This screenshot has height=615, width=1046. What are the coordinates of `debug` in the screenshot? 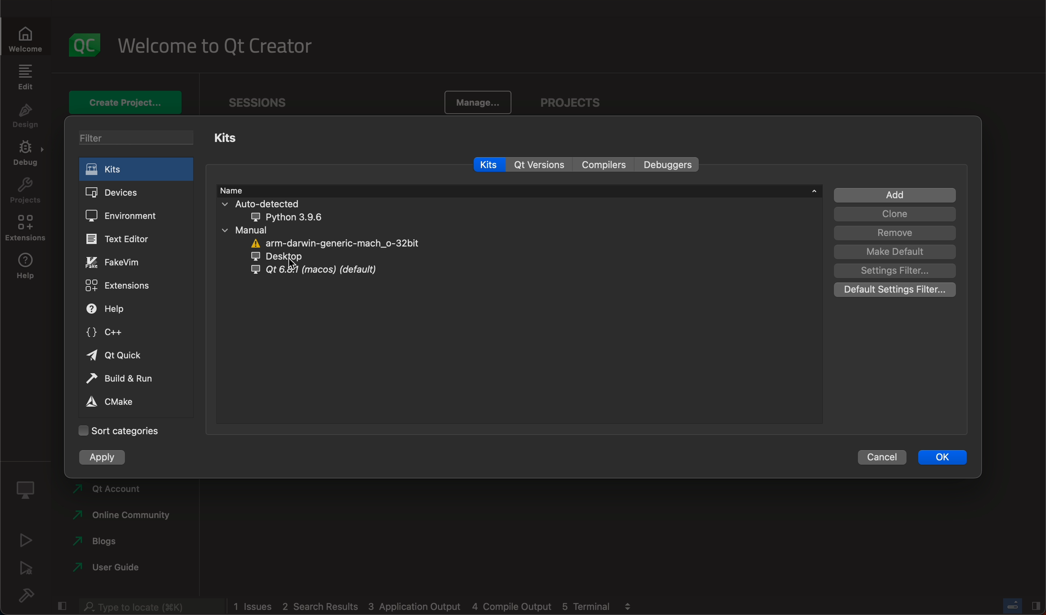 It's located at (29, 569).